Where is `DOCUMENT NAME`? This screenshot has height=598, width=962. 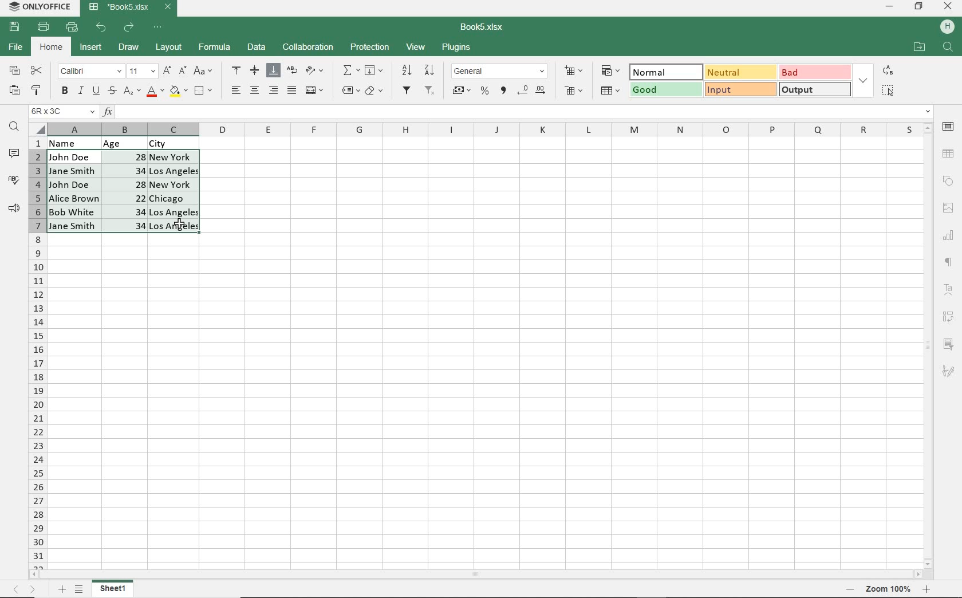
DOCUMENT NAME is located at coordinates (486, 27).